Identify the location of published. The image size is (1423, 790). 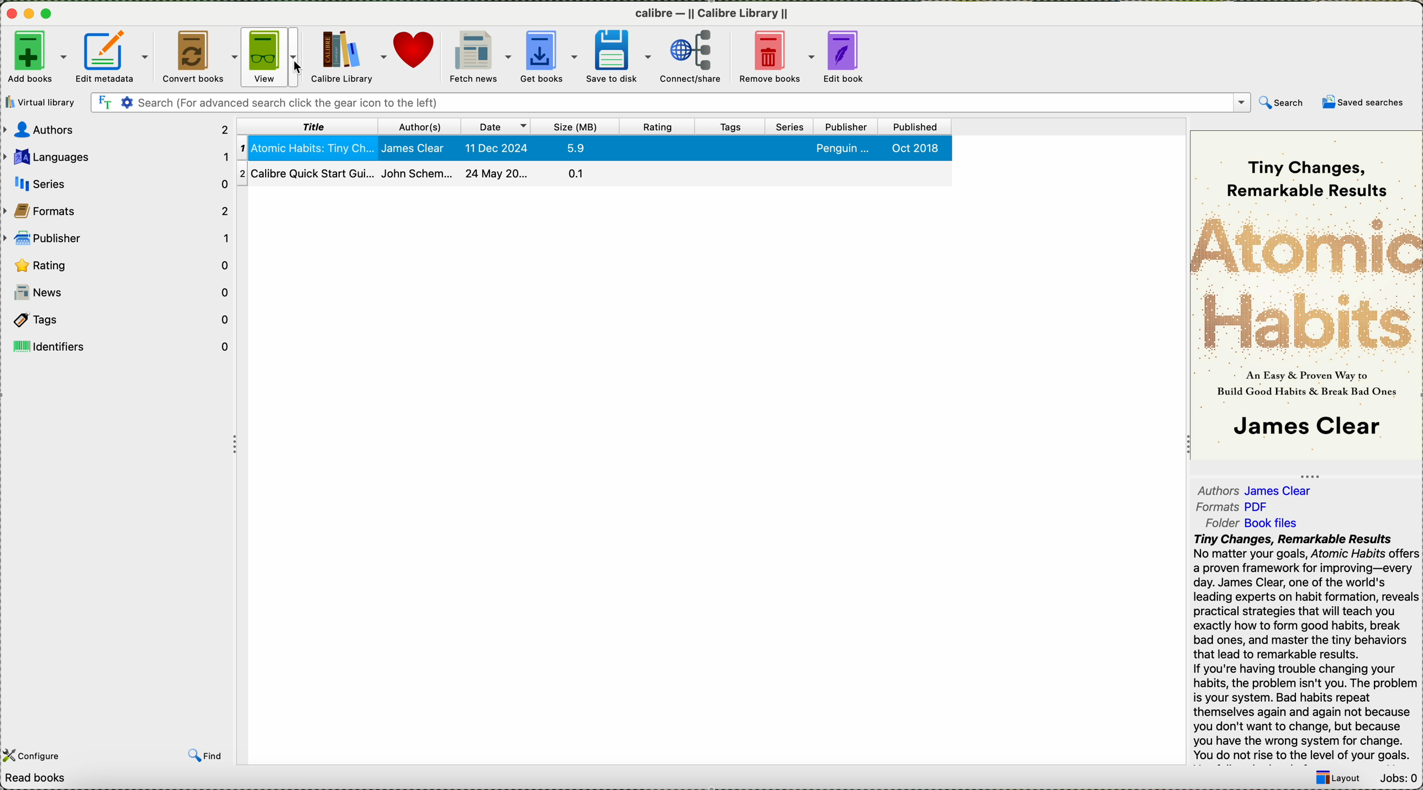
(914, 128).